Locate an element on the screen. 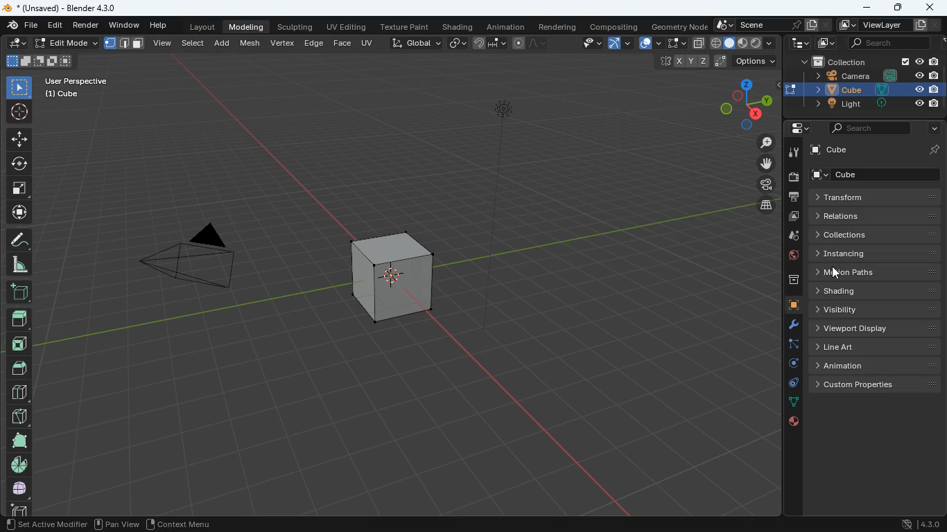 This screenshot has height=532, width=947. animation is located at coordinates (876, 366).